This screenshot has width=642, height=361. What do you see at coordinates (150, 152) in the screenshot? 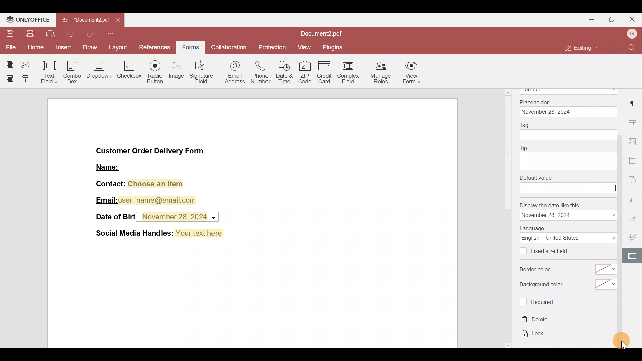
I see `Customer Order Delivery Form|` at bounding box center [150, 152].